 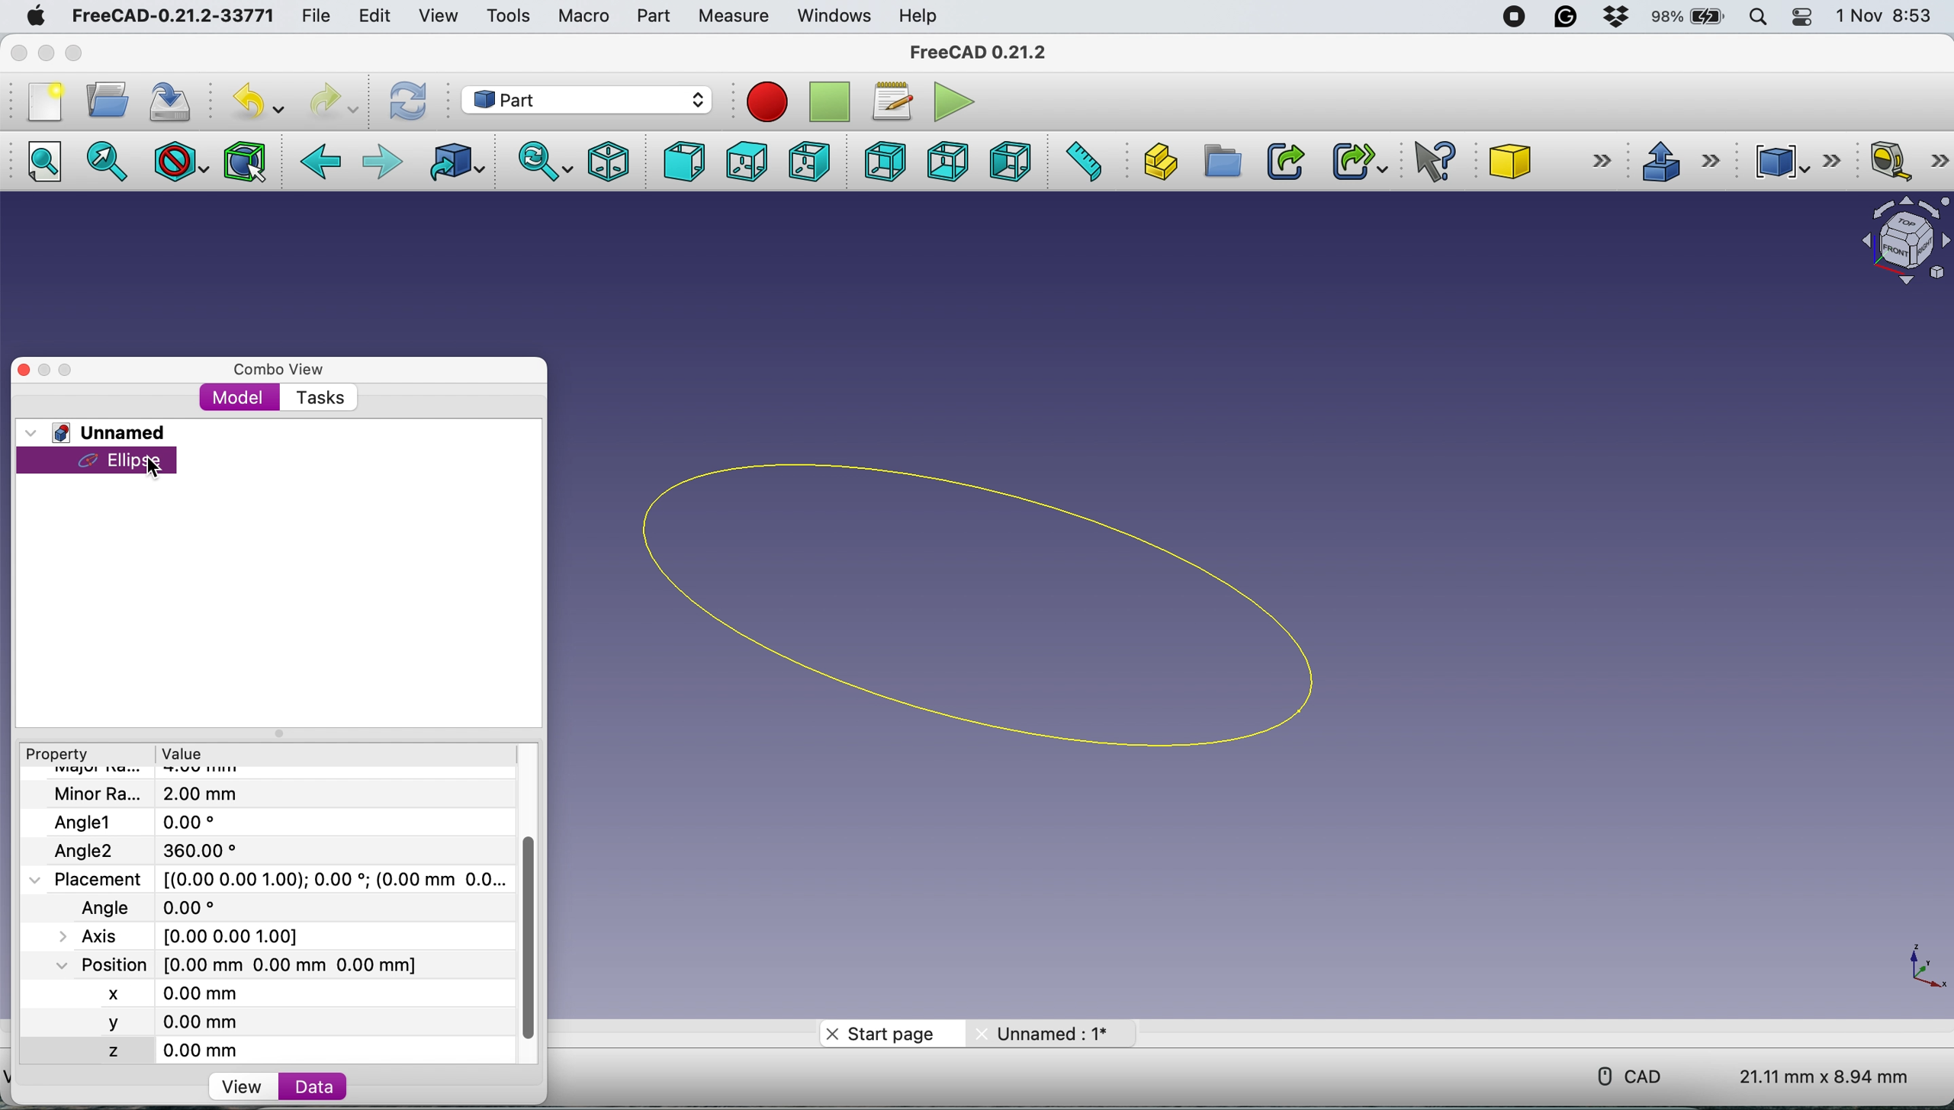 What do you see at coordinates (1439, 162) in the screenshot?
I see `what's this` at bounding box center [1439, 162].